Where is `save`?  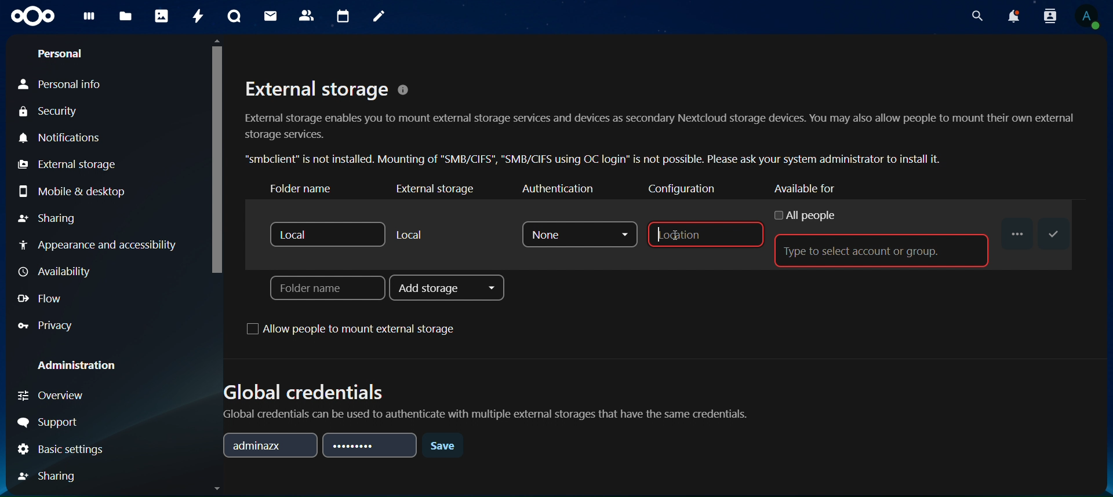 save is located at coordinates (444, 448).